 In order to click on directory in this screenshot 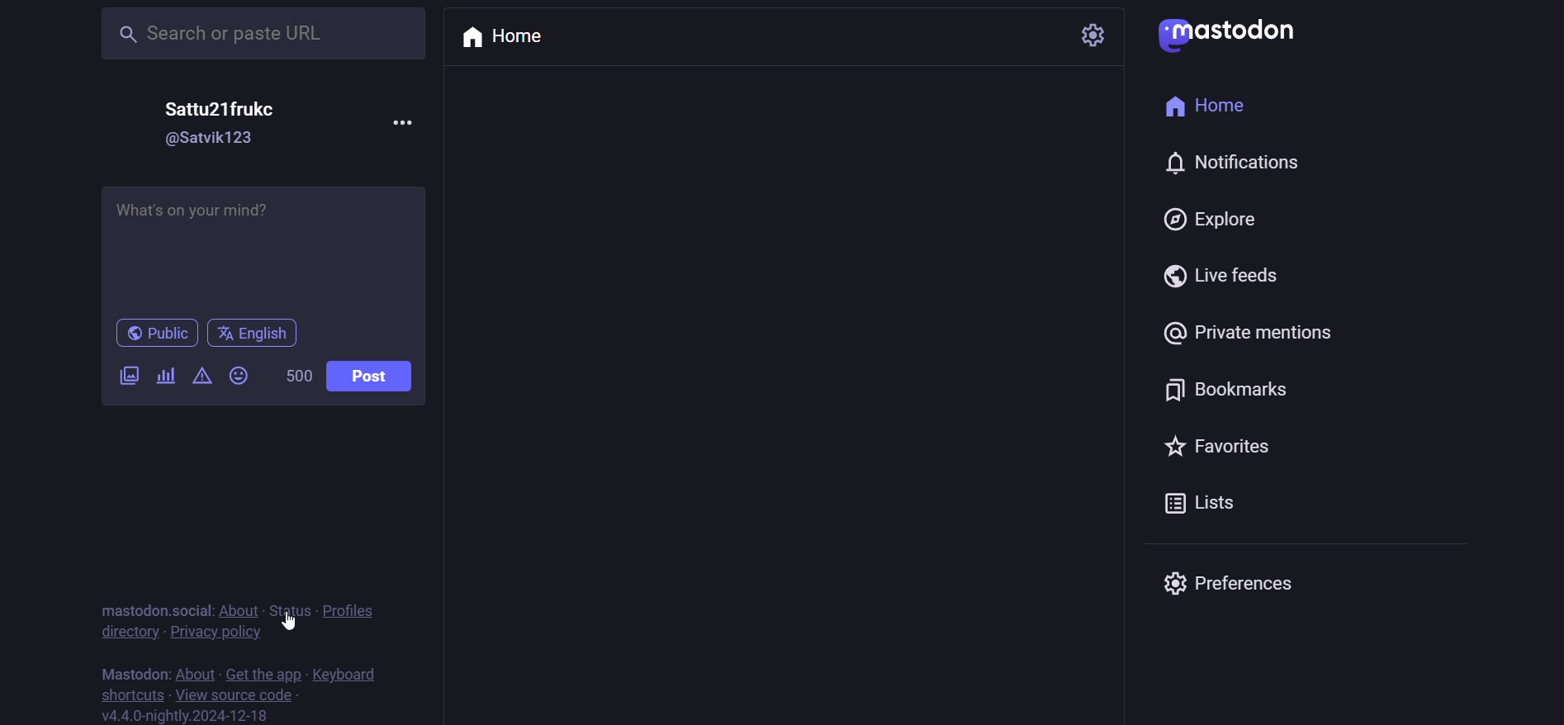, I will do `click(128, 630)`.